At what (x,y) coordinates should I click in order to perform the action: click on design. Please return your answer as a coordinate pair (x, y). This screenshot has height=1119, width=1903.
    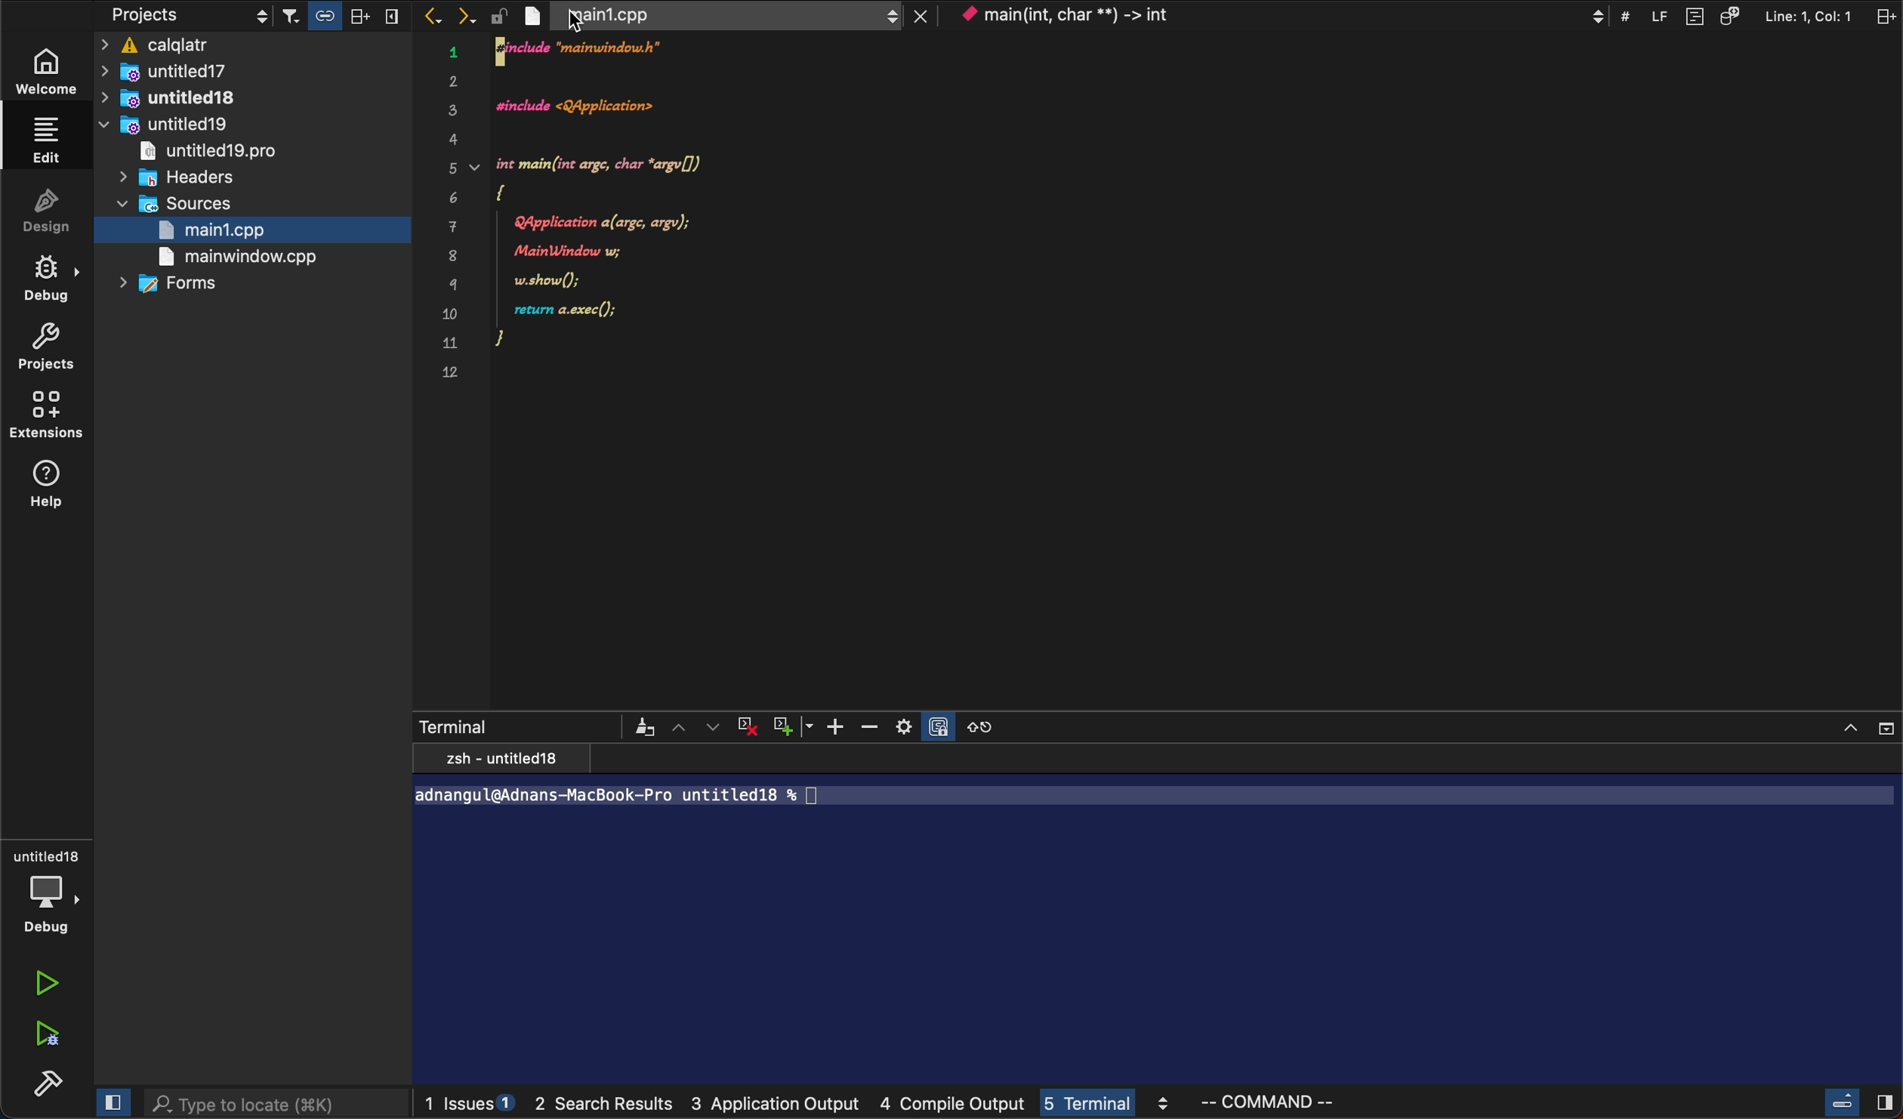
    Looking at the image, I should click on (44, 212).